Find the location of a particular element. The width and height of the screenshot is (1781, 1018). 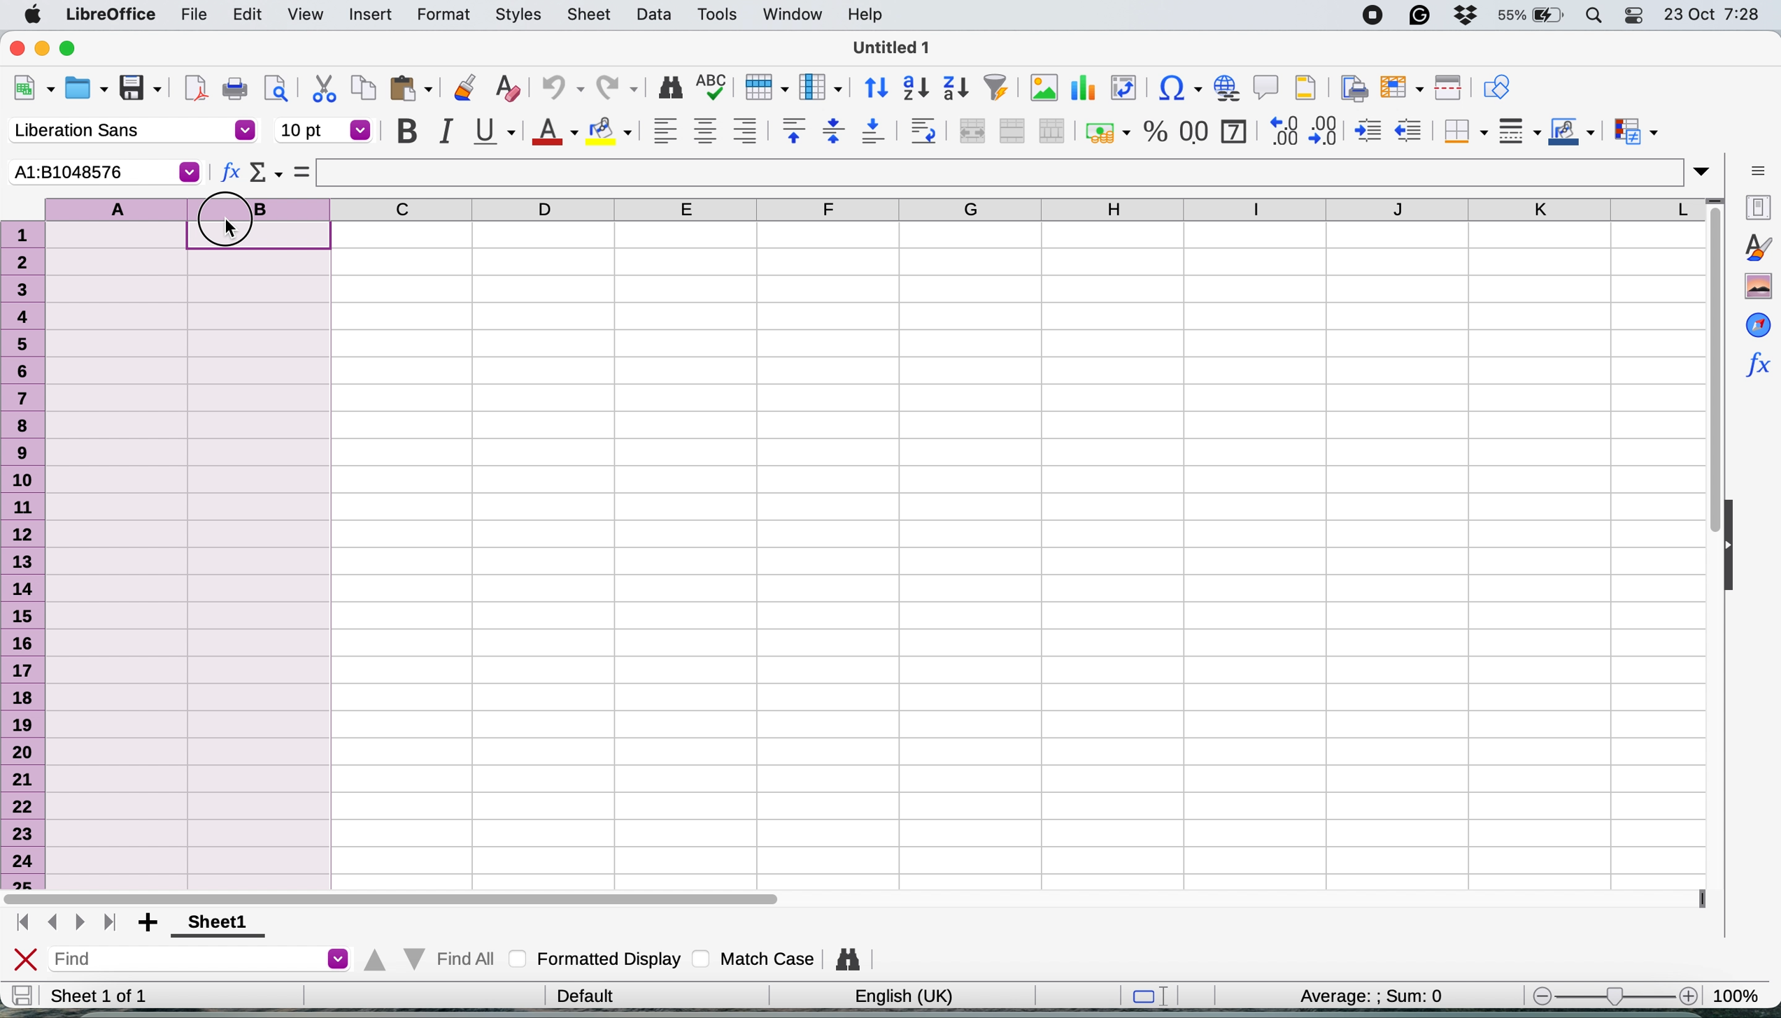

print is located at coordinates (238, 91).